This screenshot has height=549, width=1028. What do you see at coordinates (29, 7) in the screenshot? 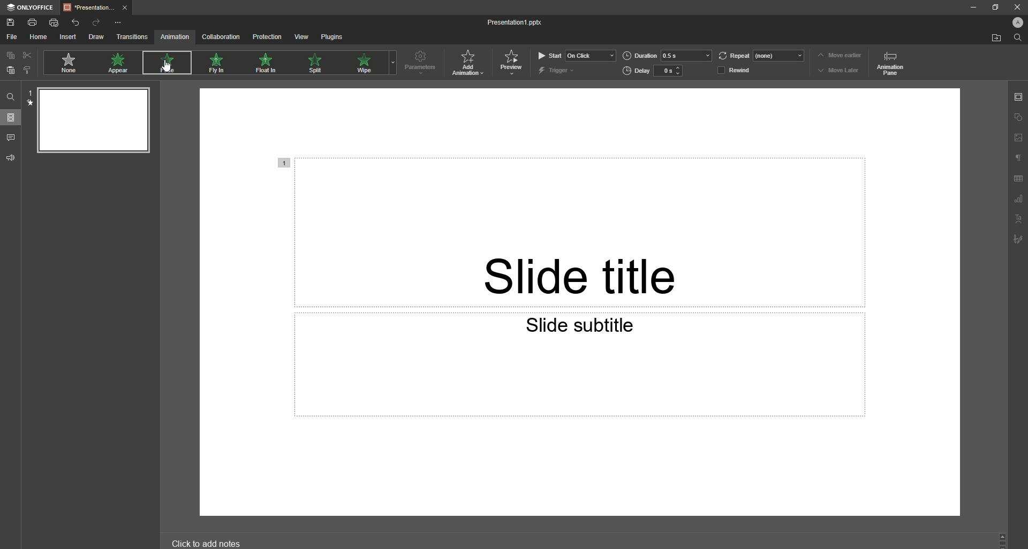
I see `ONLYOFFICE` at bounding box center [29, 7].